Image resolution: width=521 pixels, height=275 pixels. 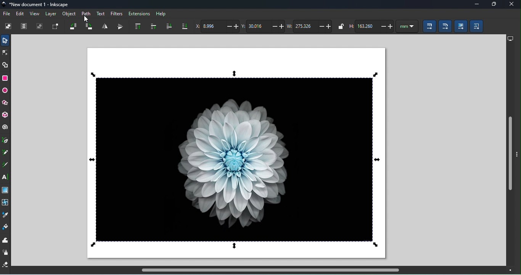 What do you see at coordinates (240, 153) in the screenshot?
I see `Canvas` at bounding box center [240, 153].